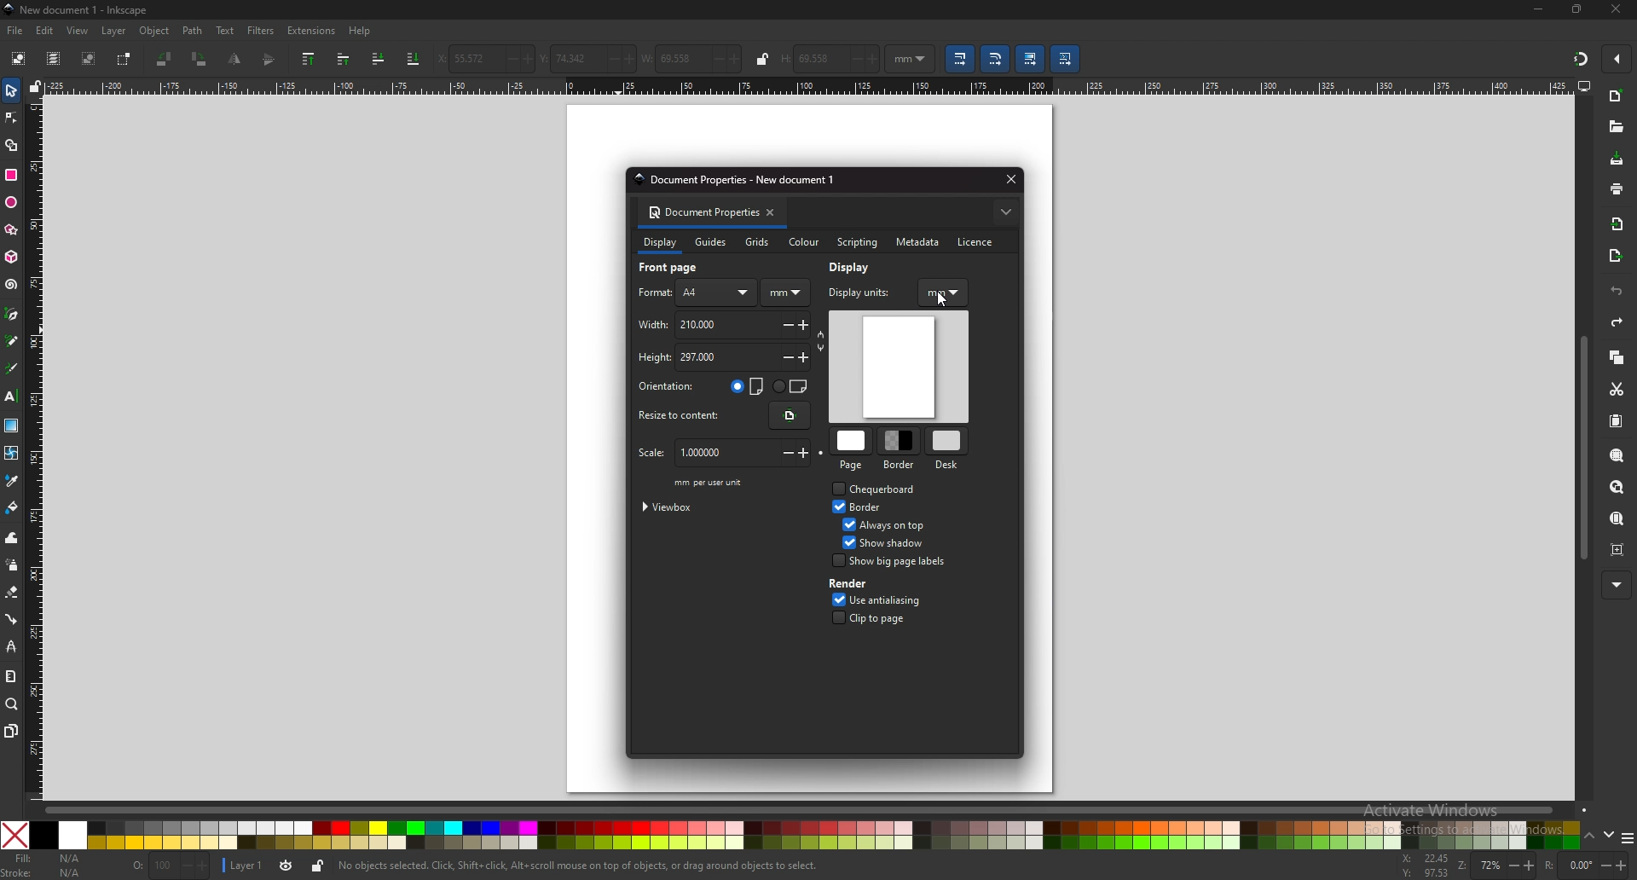  I want to click on Cursor, so click(943, 300).